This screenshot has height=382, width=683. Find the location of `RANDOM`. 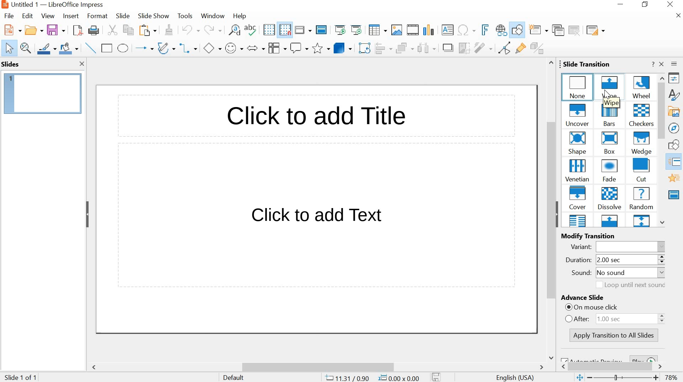

RANDOM is located at coordinates (641, 198).